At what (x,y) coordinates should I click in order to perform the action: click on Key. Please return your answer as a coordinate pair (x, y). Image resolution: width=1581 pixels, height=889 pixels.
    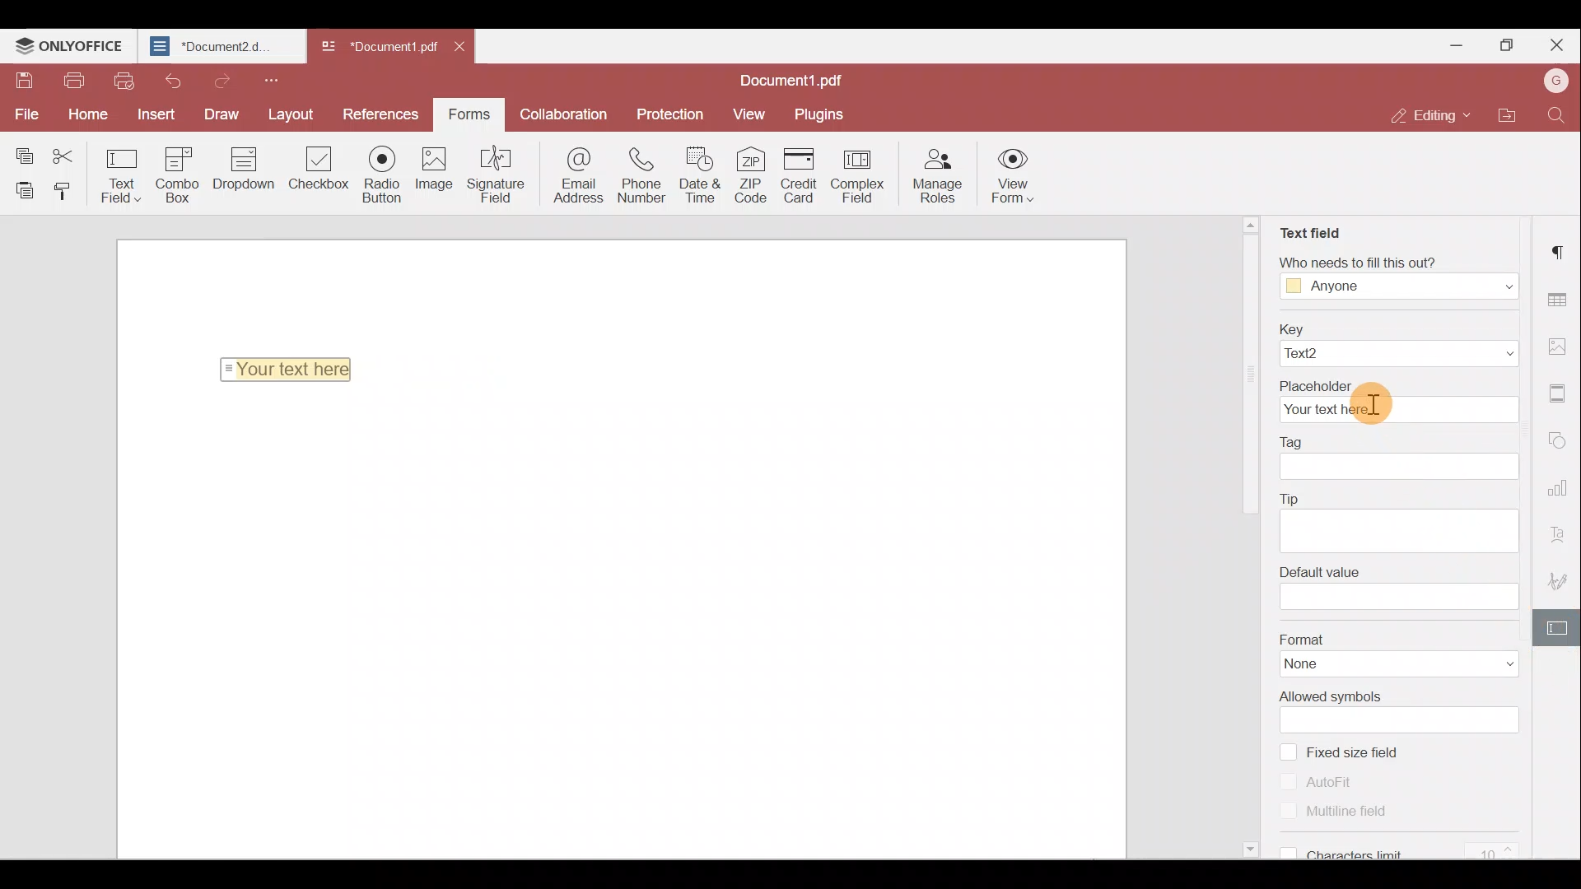
    Looking at the image, I should click on (1398, 328).